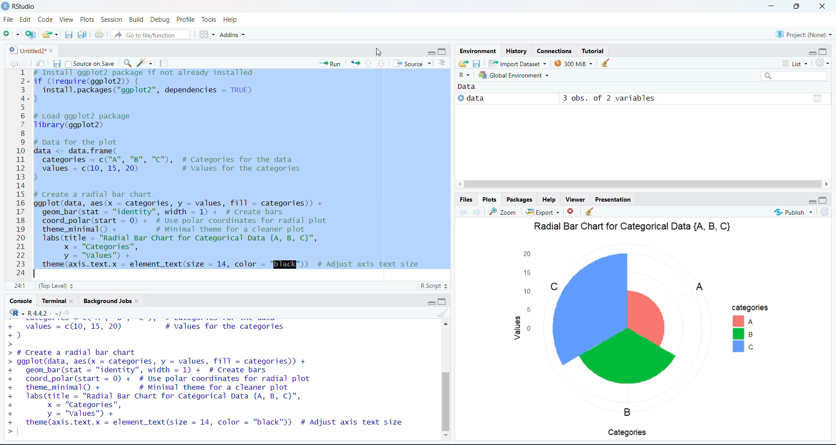  Describe the element at coordinates (414, 64) in the screenshot. I see ` Source ` at that location.